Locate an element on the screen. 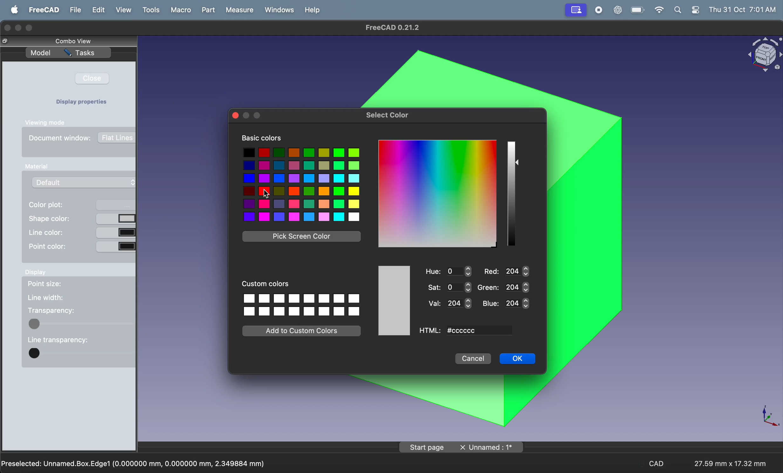 Image resolution: width=783 pixels, height=473 pixels. preselected unamed is located at coordinates (134, 463).